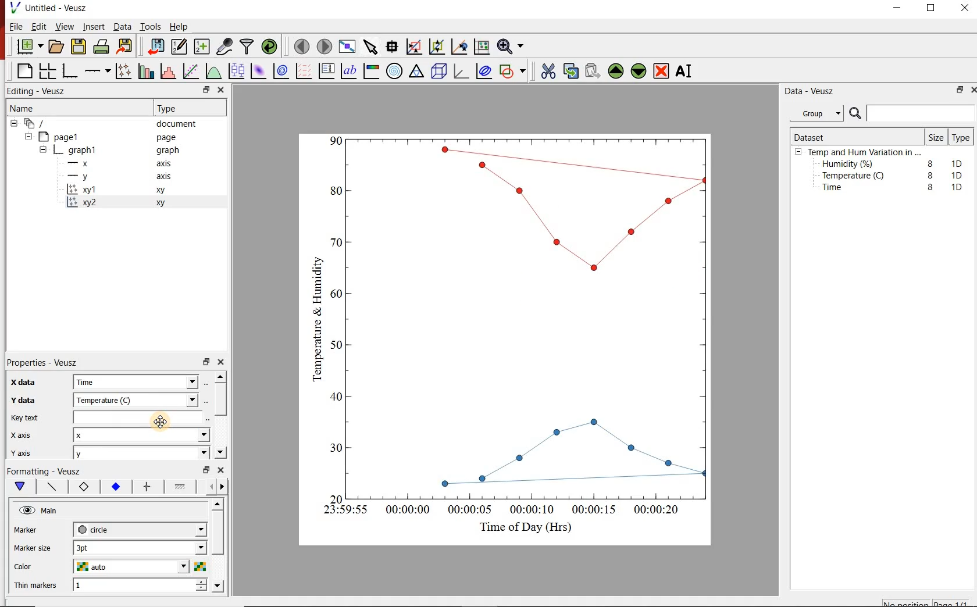 The width and height of the screenshot is (977, 607). What do you see at coordinates (531, 509) in the screenshot?
I see `00:00:10` at bounding box center [531, 509].